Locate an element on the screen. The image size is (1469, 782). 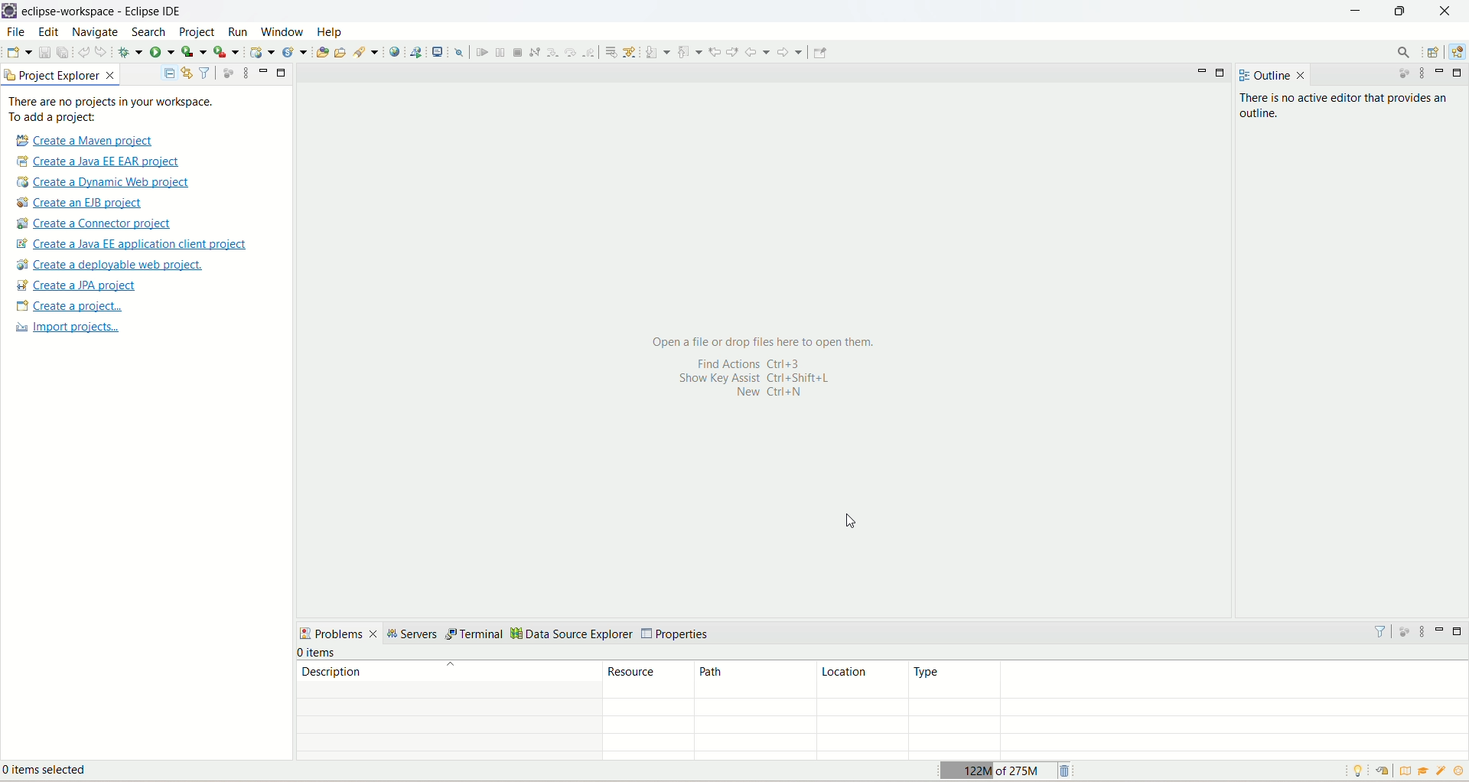
create a EJB project is located at coordinates (90, 203).